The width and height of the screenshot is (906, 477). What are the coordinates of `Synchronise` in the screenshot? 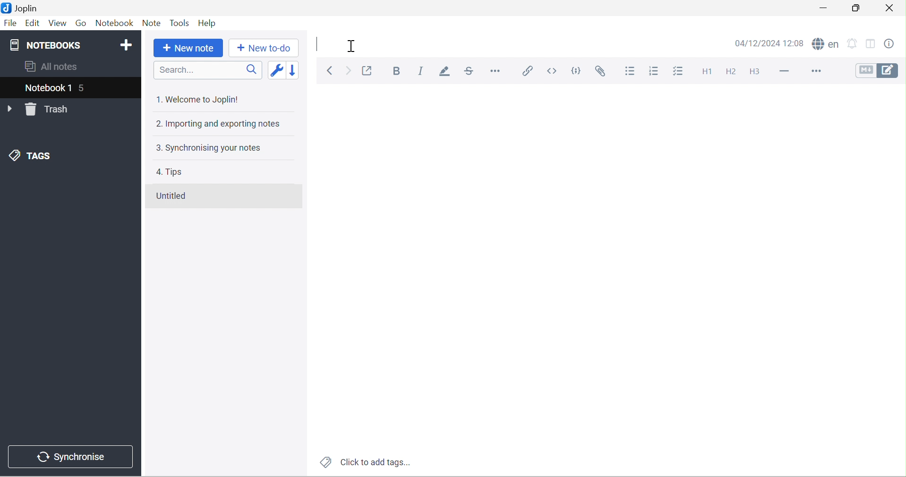 It's located at (73, 458).